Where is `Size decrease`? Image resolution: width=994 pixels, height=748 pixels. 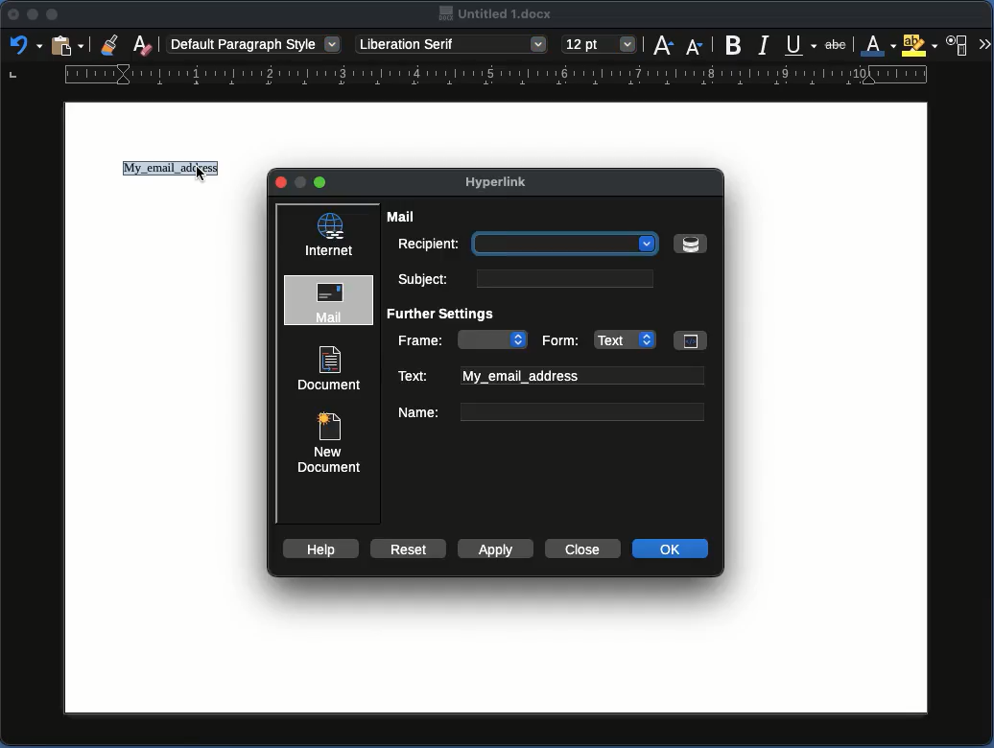 Size decrease is located at coordinates (694, 47).